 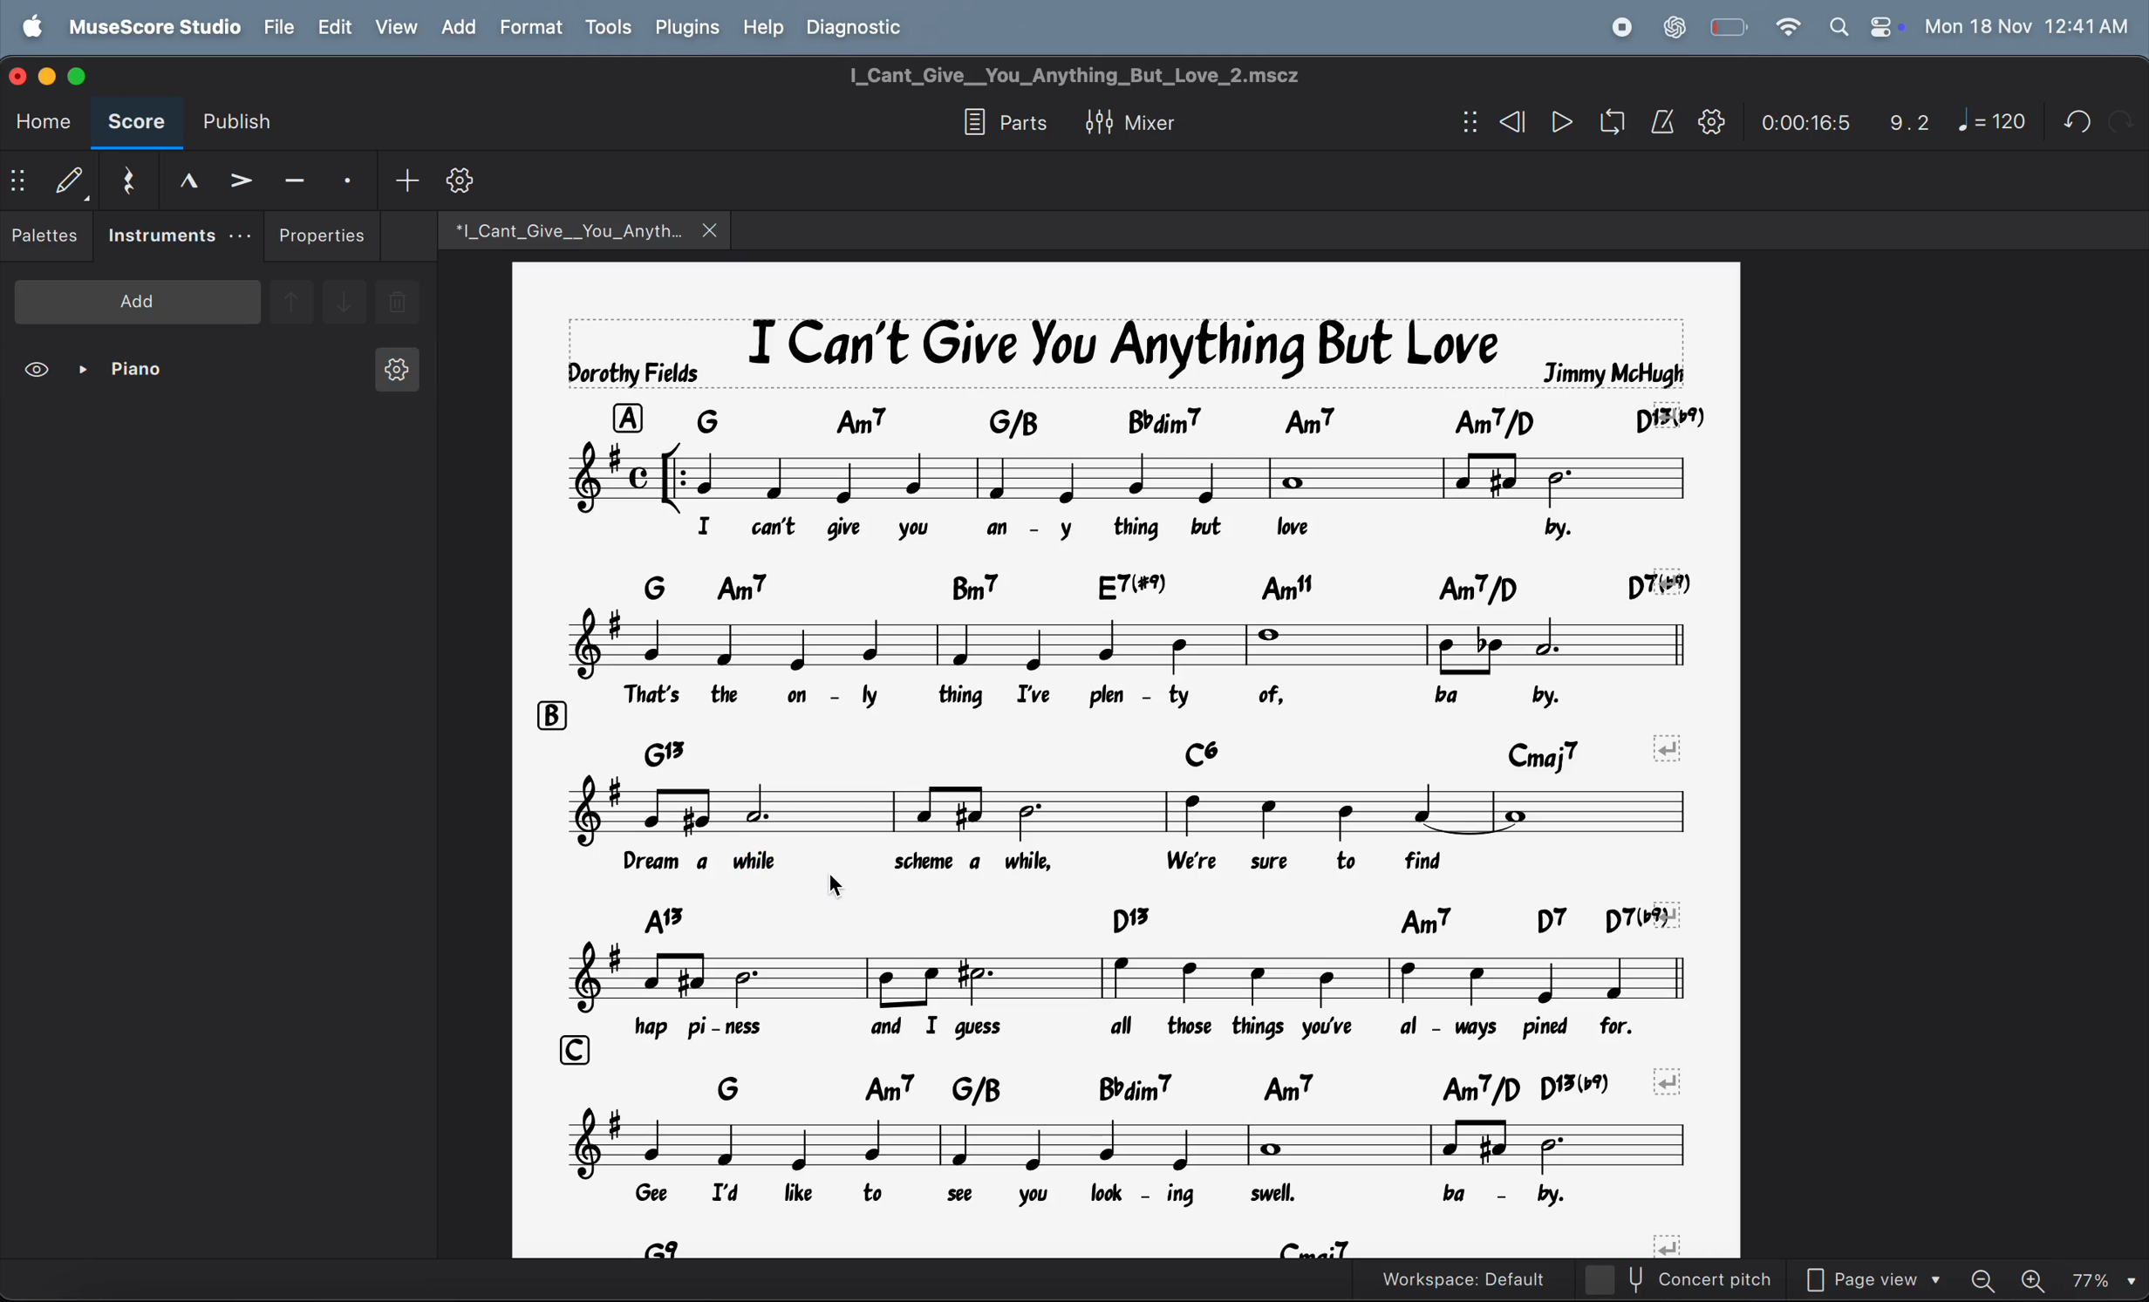 What do you see at coordinates (235, 122) in the screenshot?
I see `publish` at bounding box center [235, 122].